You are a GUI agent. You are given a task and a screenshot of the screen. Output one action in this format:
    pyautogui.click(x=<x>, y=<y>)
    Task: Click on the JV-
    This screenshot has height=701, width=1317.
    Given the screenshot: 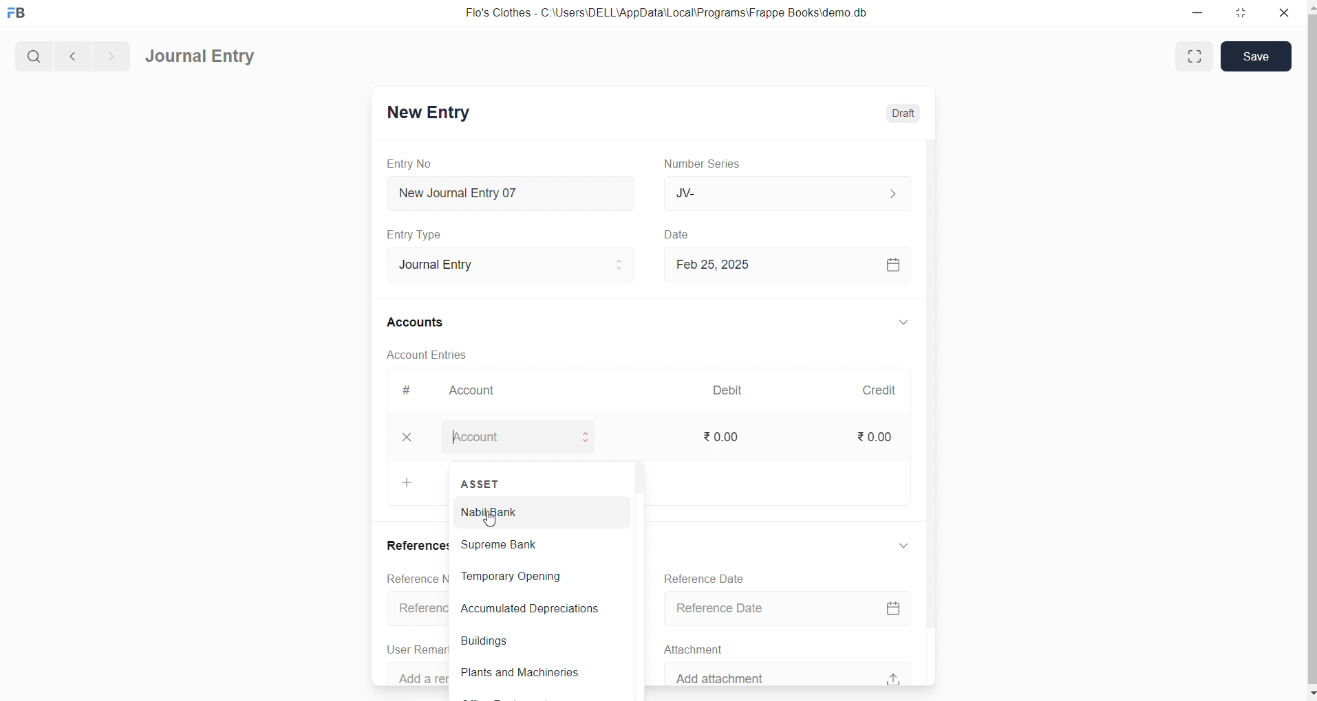 What is the action you would take?
    pyautogui.click(x=793, y=194)
    